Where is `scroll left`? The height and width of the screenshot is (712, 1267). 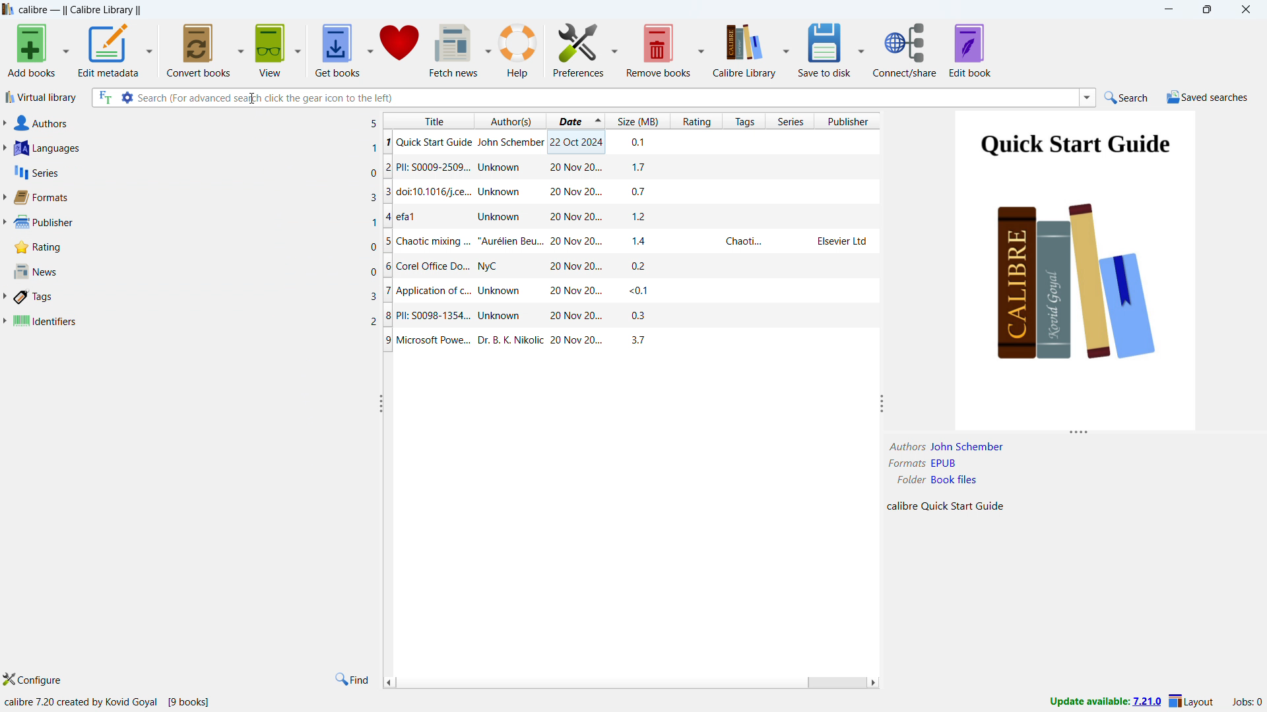 scroll left is located at coordinates (389, 683).